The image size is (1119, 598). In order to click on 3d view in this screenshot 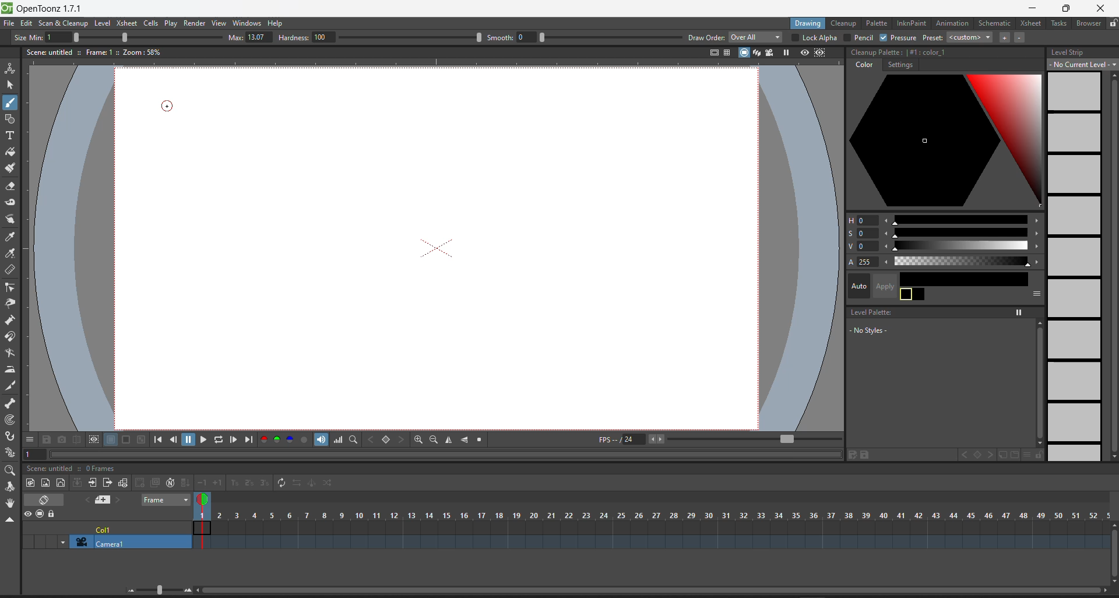, I will do `click(756, 51)`.